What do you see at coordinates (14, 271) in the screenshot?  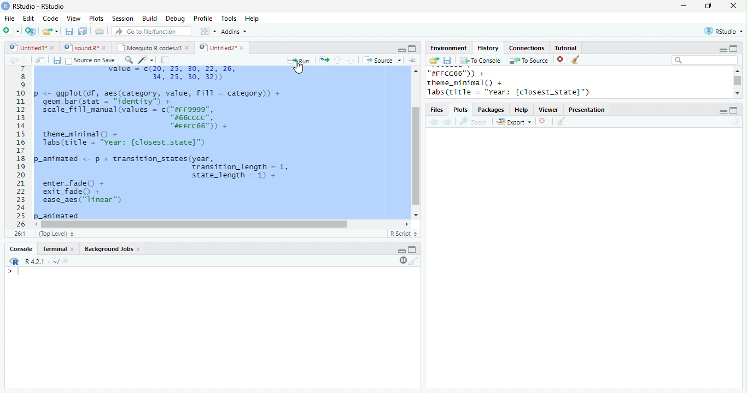 I see `start typing` at bounding box center [14, 271].